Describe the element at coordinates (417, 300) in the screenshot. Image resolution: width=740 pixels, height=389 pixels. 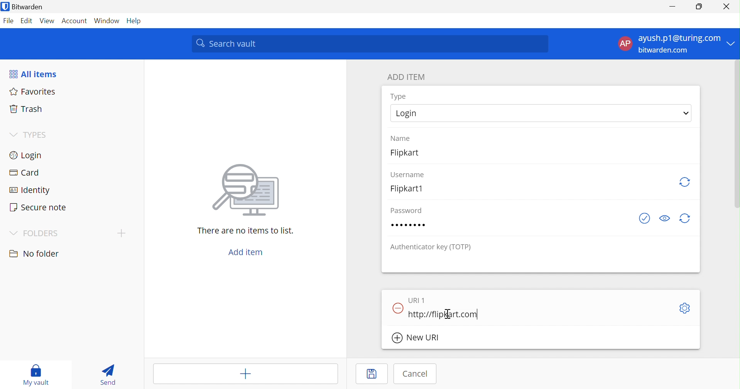
I see `URL 1` at that location.